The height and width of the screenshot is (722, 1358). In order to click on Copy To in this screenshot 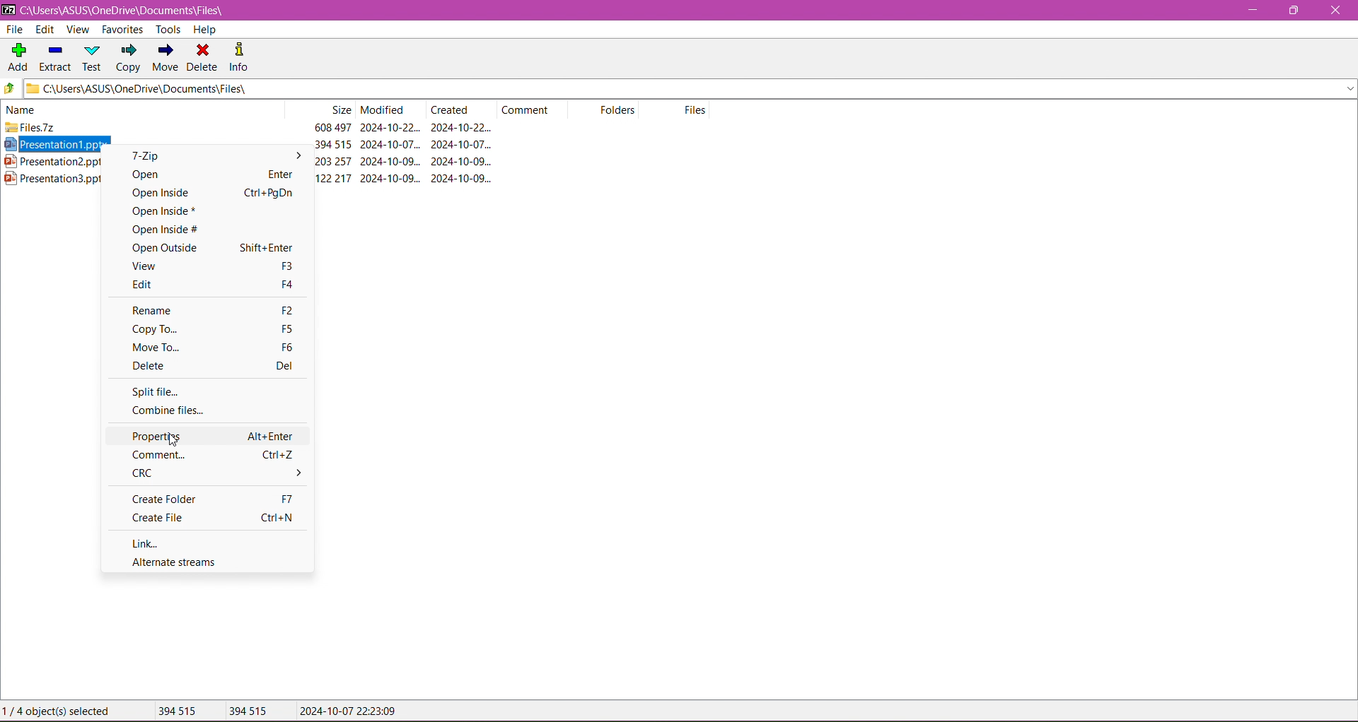, I will do `click(213, 329)`.